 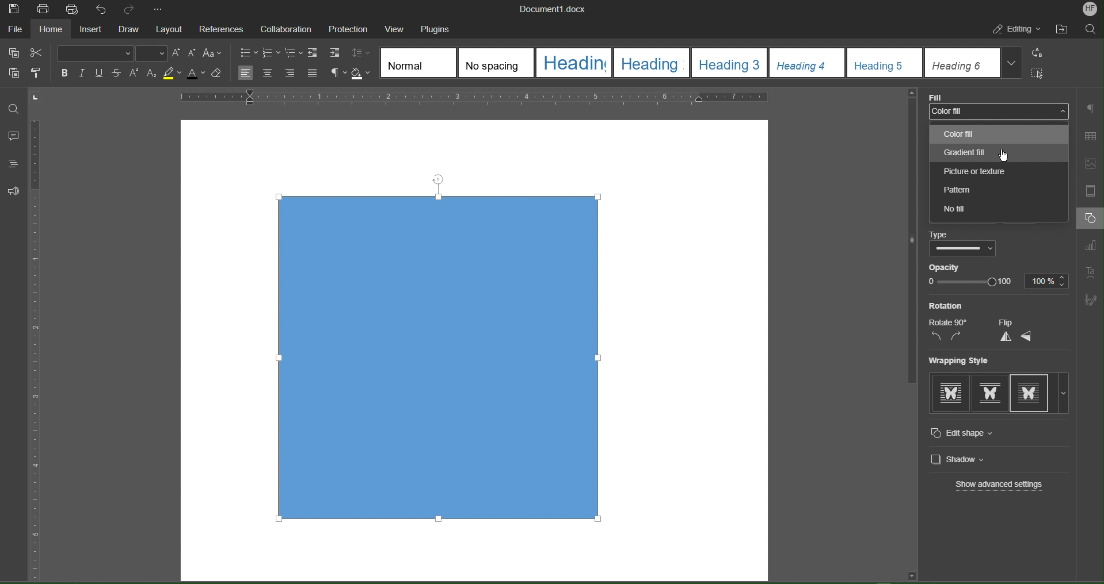 I want to click on Nested List, so click(x=295, y=53).